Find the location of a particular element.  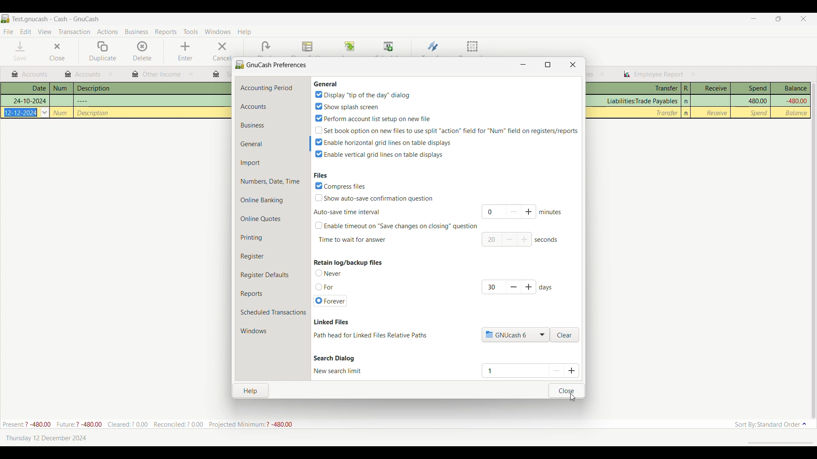

Help is located at coordinates (251, 390).